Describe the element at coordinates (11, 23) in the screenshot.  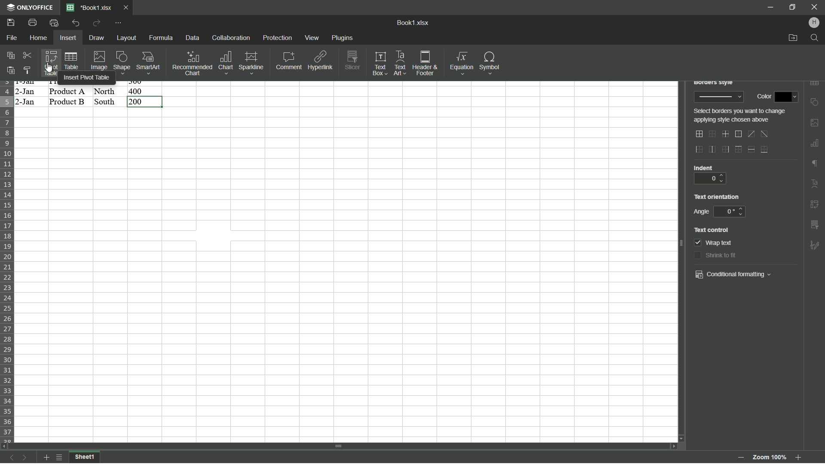
I see `save` at that location.